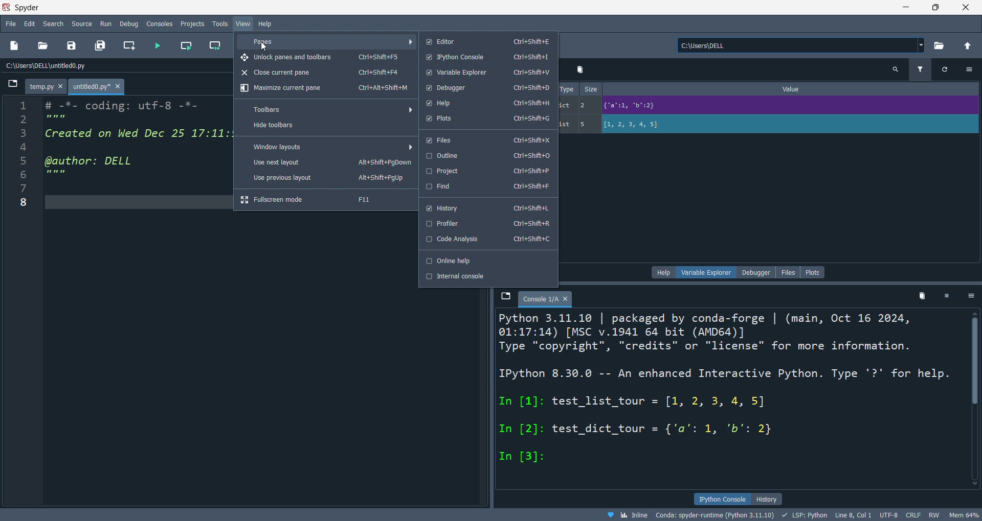 Image resolution: width=982 pixels, height=521 pixels. I want to click on editor, so click(486, 41).